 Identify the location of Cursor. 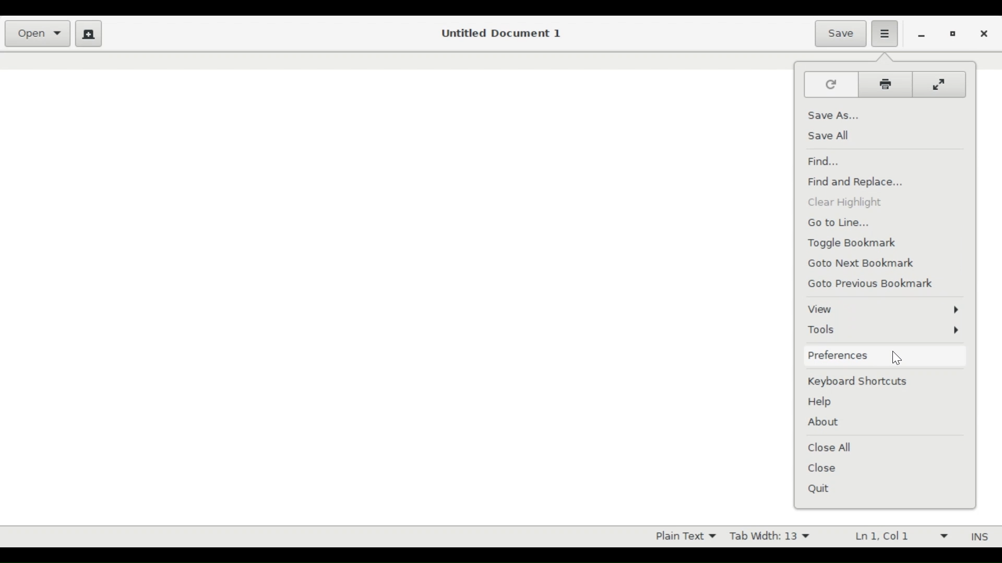
(897, 358).